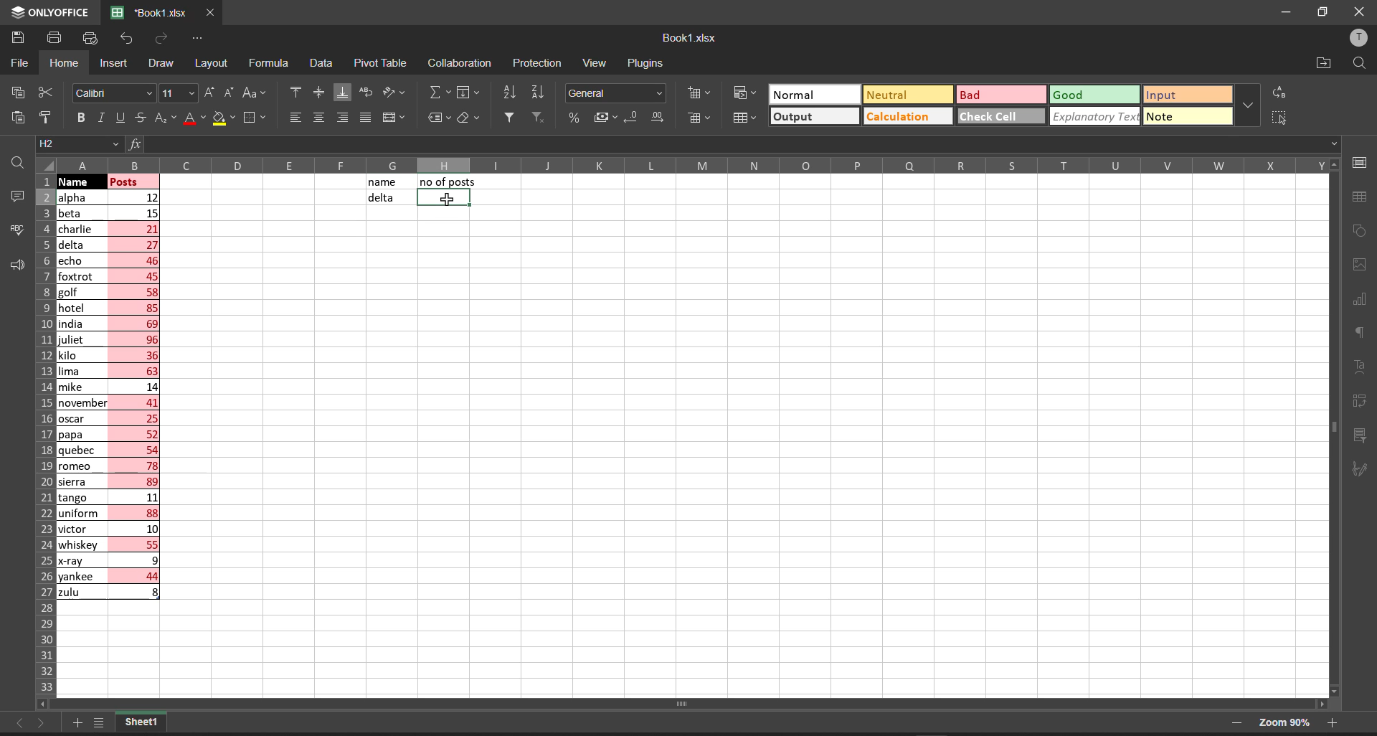 The height and width of the screenshot is (736, 1377). I want to click on increase decimal, so click(660, 119).